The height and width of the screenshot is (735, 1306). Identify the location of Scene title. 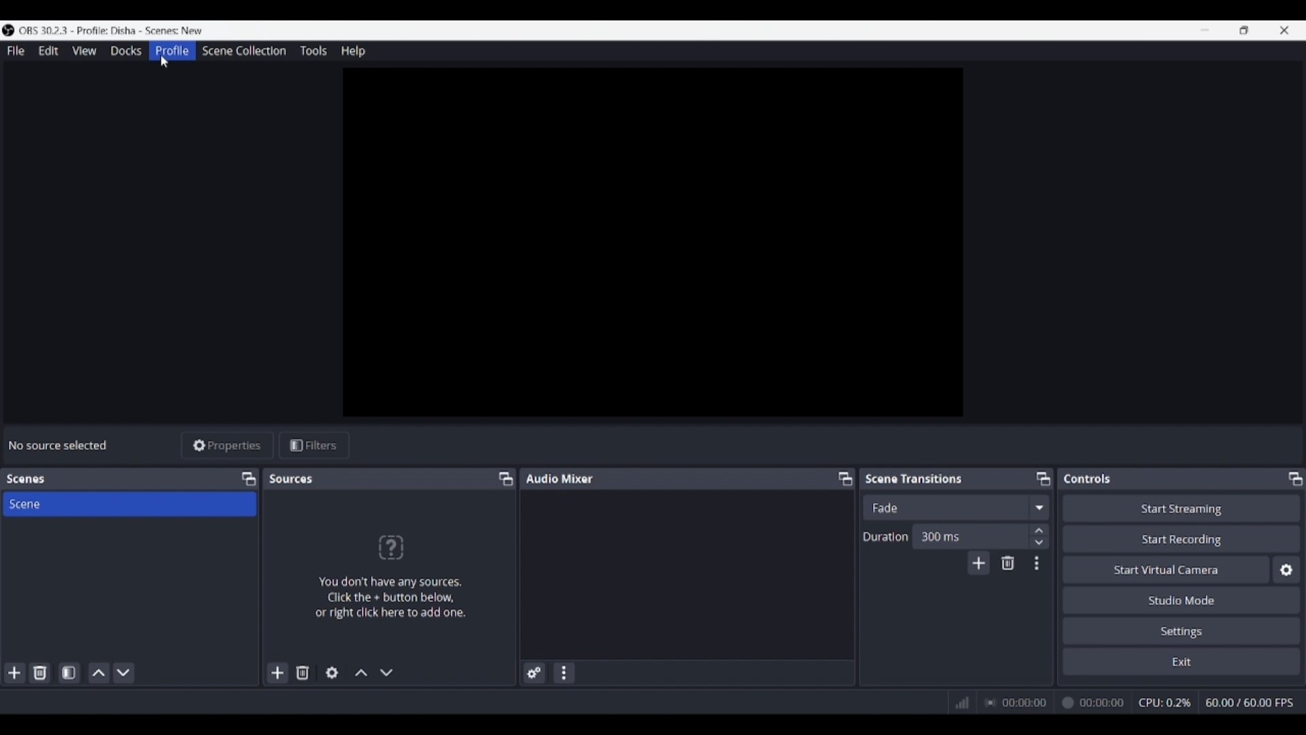
(129, 504).